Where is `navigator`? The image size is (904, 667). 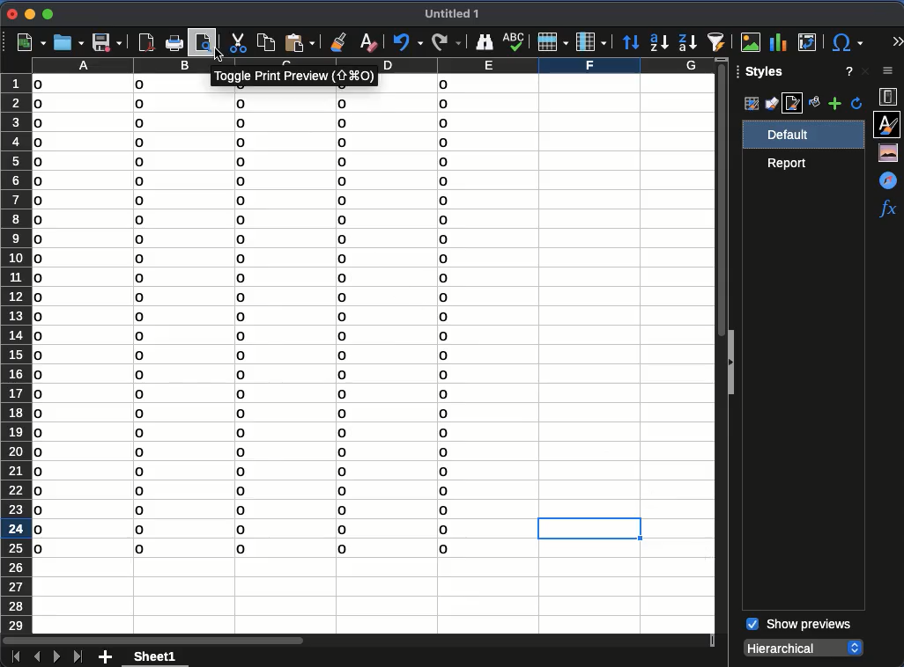
navigator is located at coordinates (887, 180).